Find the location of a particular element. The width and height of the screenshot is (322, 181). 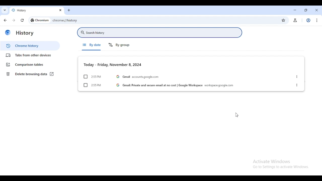

search history is located at coordinates (159, 32).